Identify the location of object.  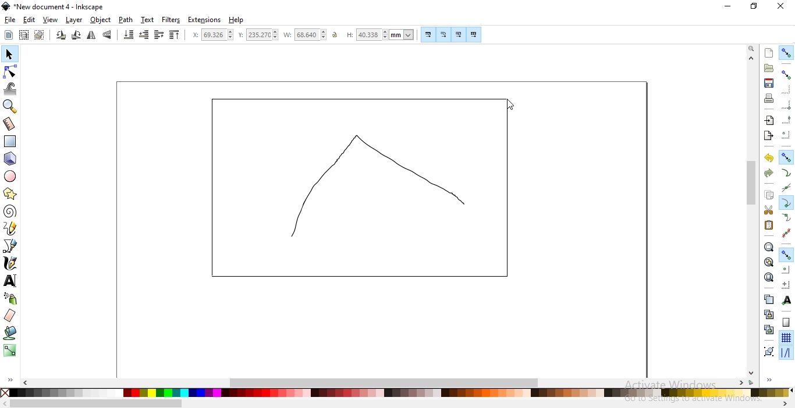
(101, 20).